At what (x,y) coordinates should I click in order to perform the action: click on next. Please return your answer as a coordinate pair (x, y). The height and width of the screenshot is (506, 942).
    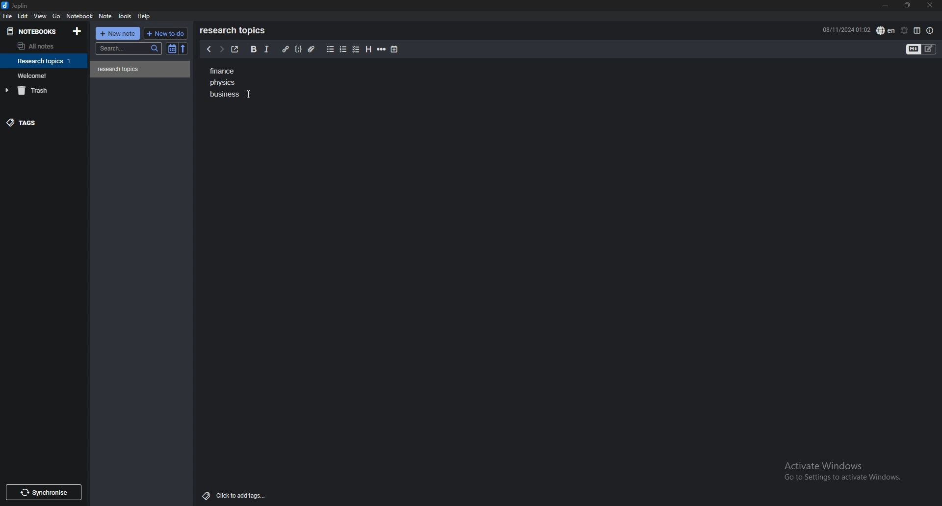
    Looking at the image, I should click on (220, 49).